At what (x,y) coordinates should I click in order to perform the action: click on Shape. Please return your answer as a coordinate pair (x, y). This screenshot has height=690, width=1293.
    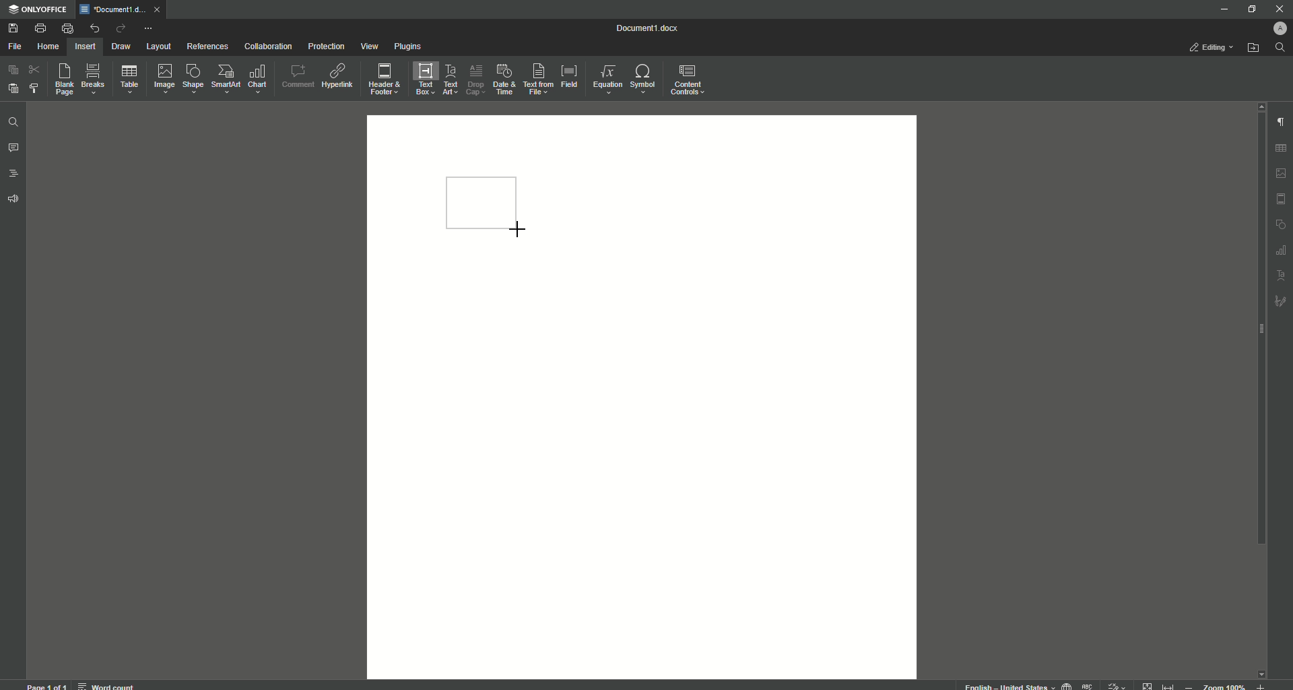
    Looking at the image, I should click on (191, 78).